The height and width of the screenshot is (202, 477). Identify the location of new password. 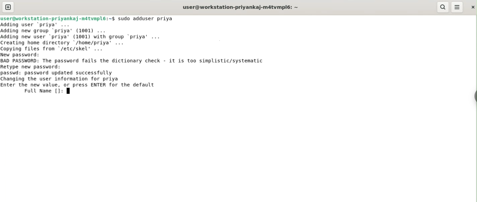
(24, 54).